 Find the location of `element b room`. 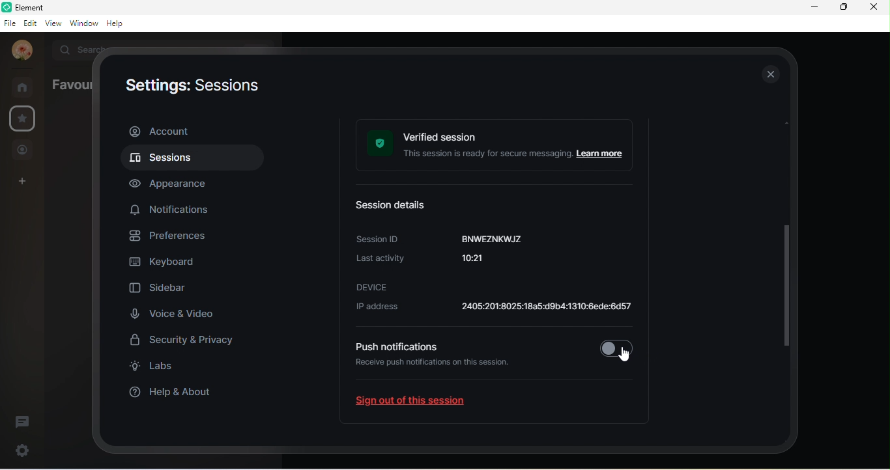

element b room is located at coordinates (50, 7).